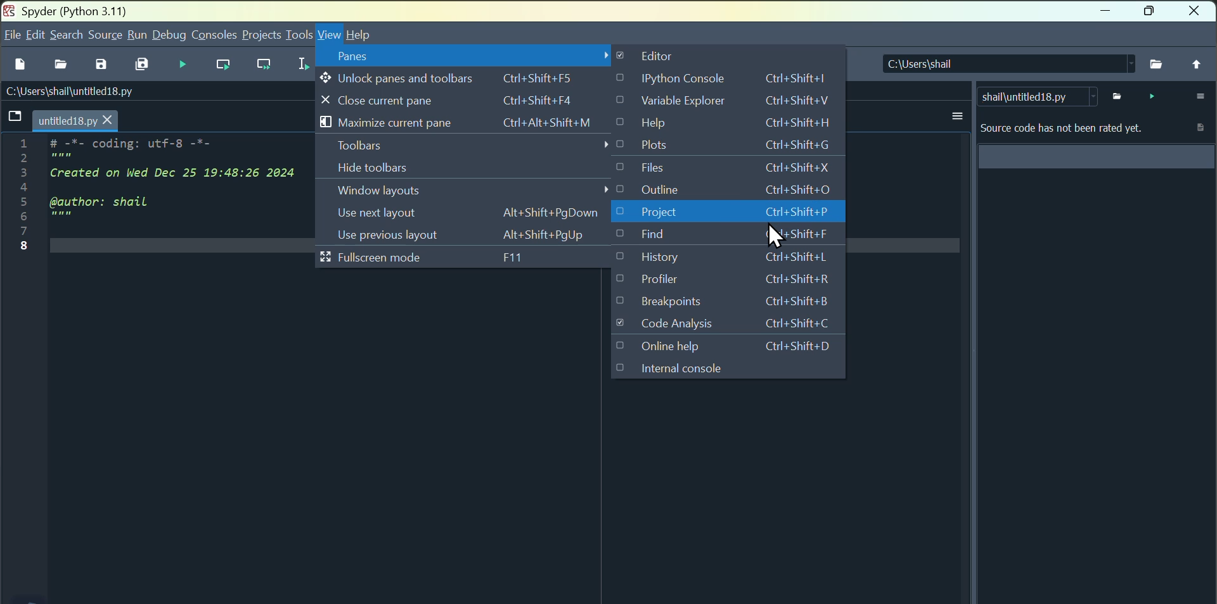 The image size is (1217, 604). Describe the element at coordinates (170, 33) in the screenshot. I see `Debugs` at that location.